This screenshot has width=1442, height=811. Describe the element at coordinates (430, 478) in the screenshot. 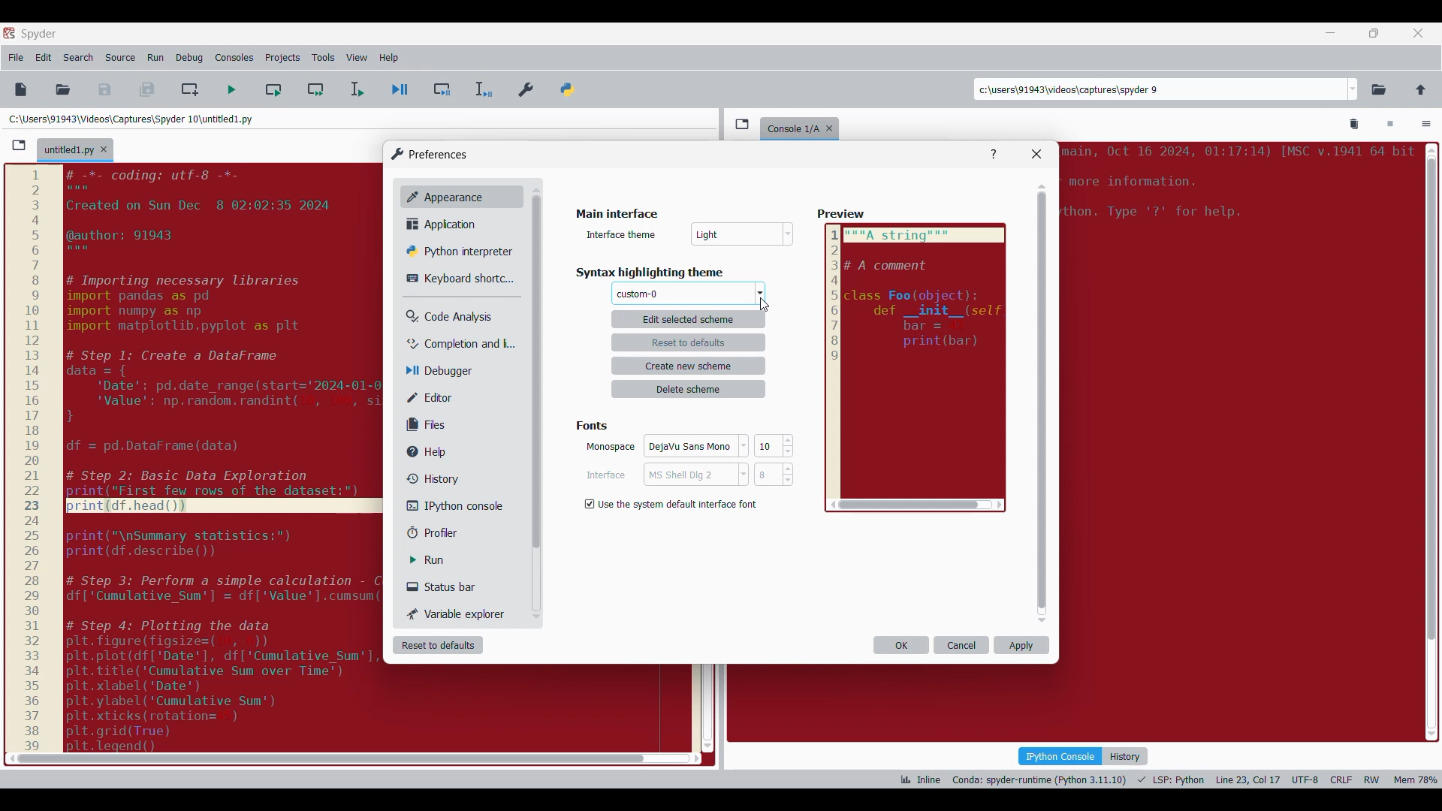

I see `History` at that location.